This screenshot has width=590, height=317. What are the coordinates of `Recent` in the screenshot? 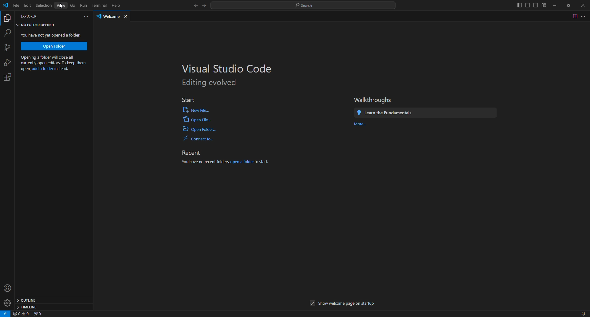 It's located at (195, 152).